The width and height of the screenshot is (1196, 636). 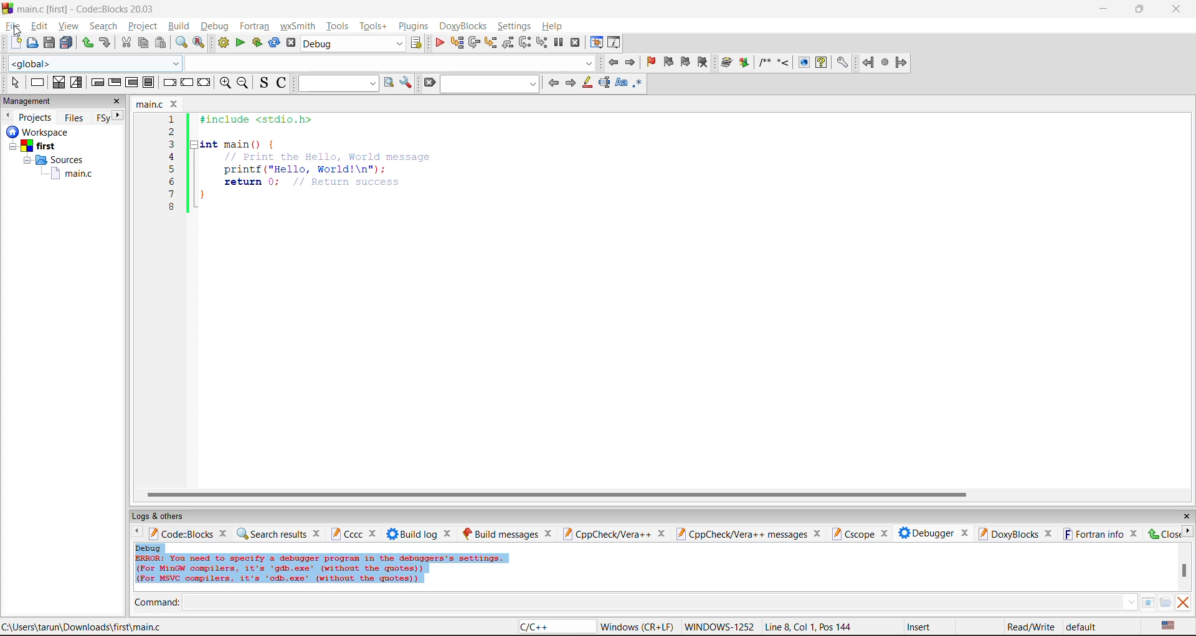 What do you see at coordinates (205, 83) in the screenshot?
I see `return instruction` at bounding box center [205, 83].